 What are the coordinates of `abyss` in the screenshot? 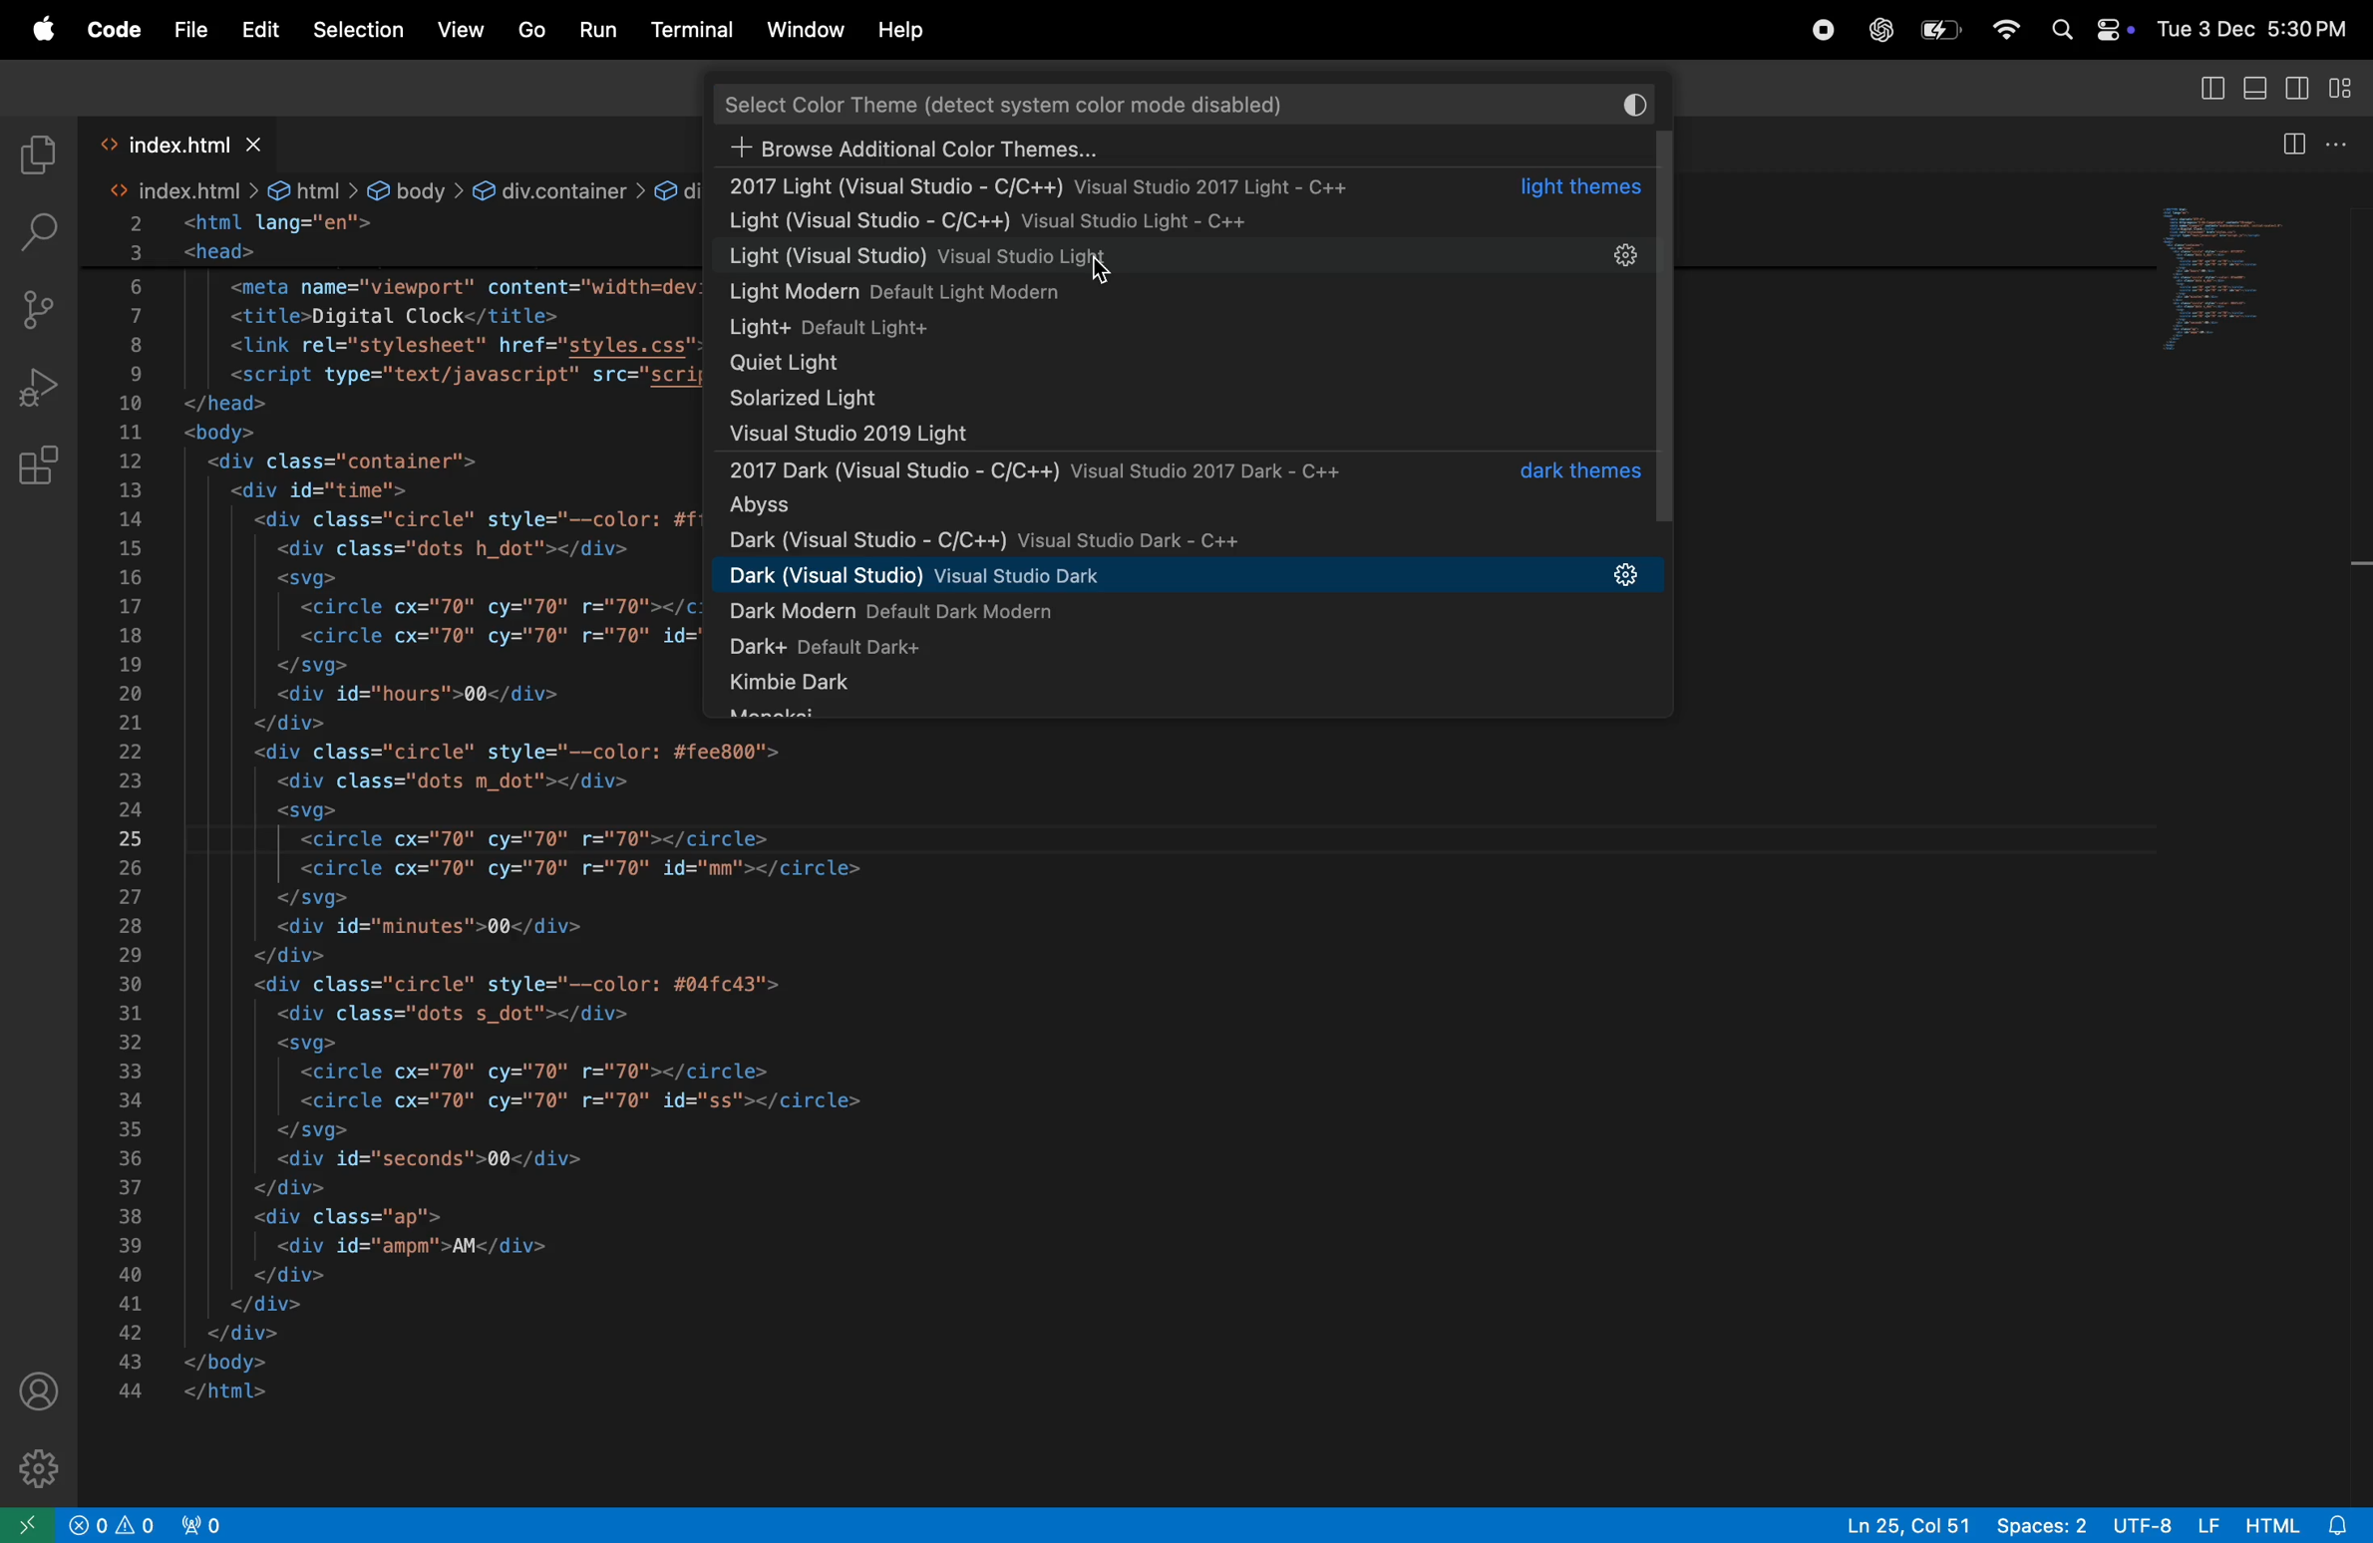 It's located at (1183, 506).